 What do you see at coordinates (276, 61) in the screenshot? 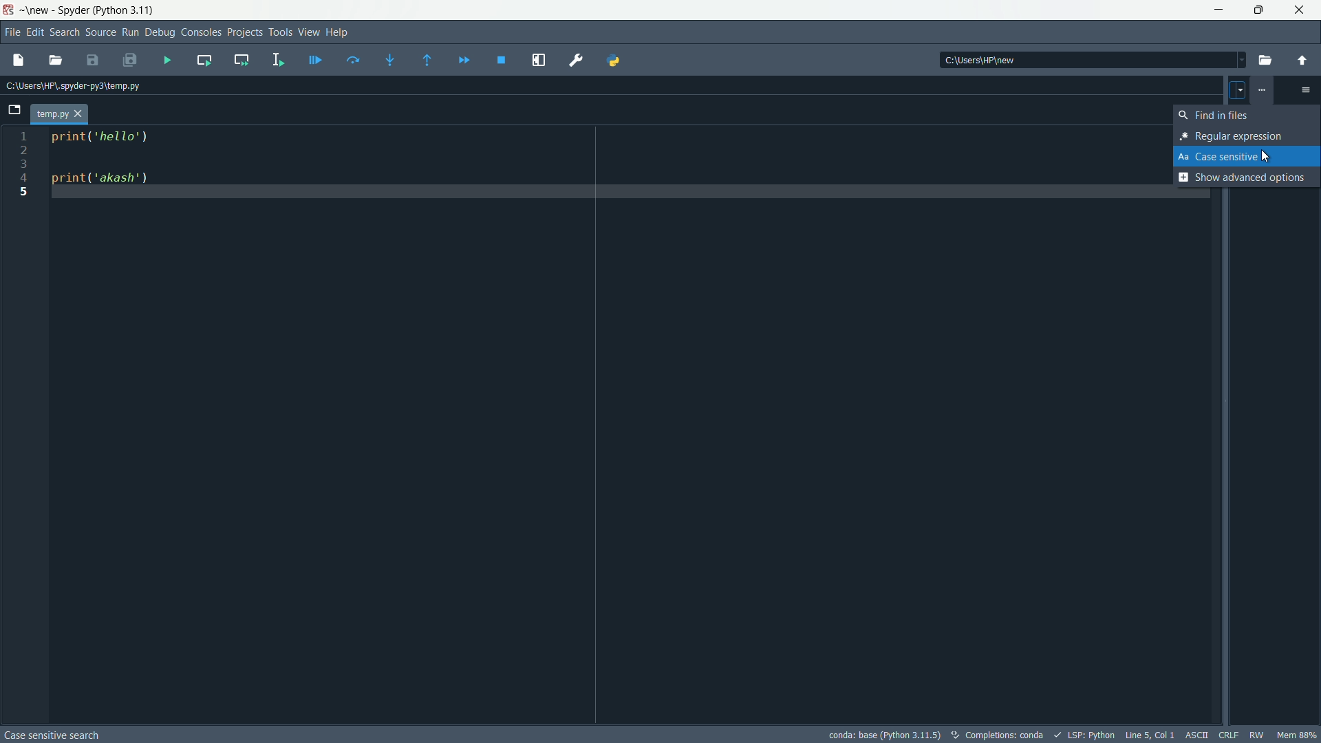
I see `run selection` at bounding box center [276, 61].